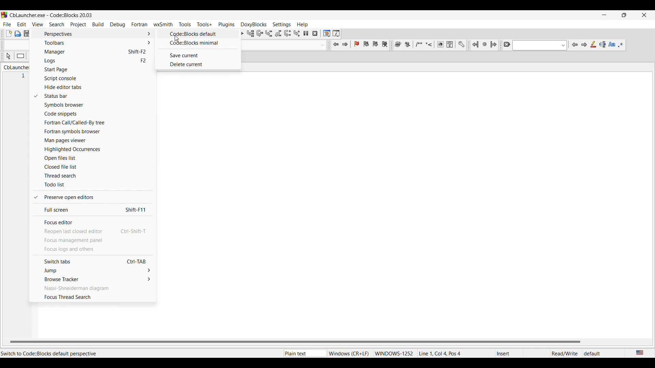  Describe the element at coordinates (315, 33) in the screenshot. I see `Stop debugger` at that location.